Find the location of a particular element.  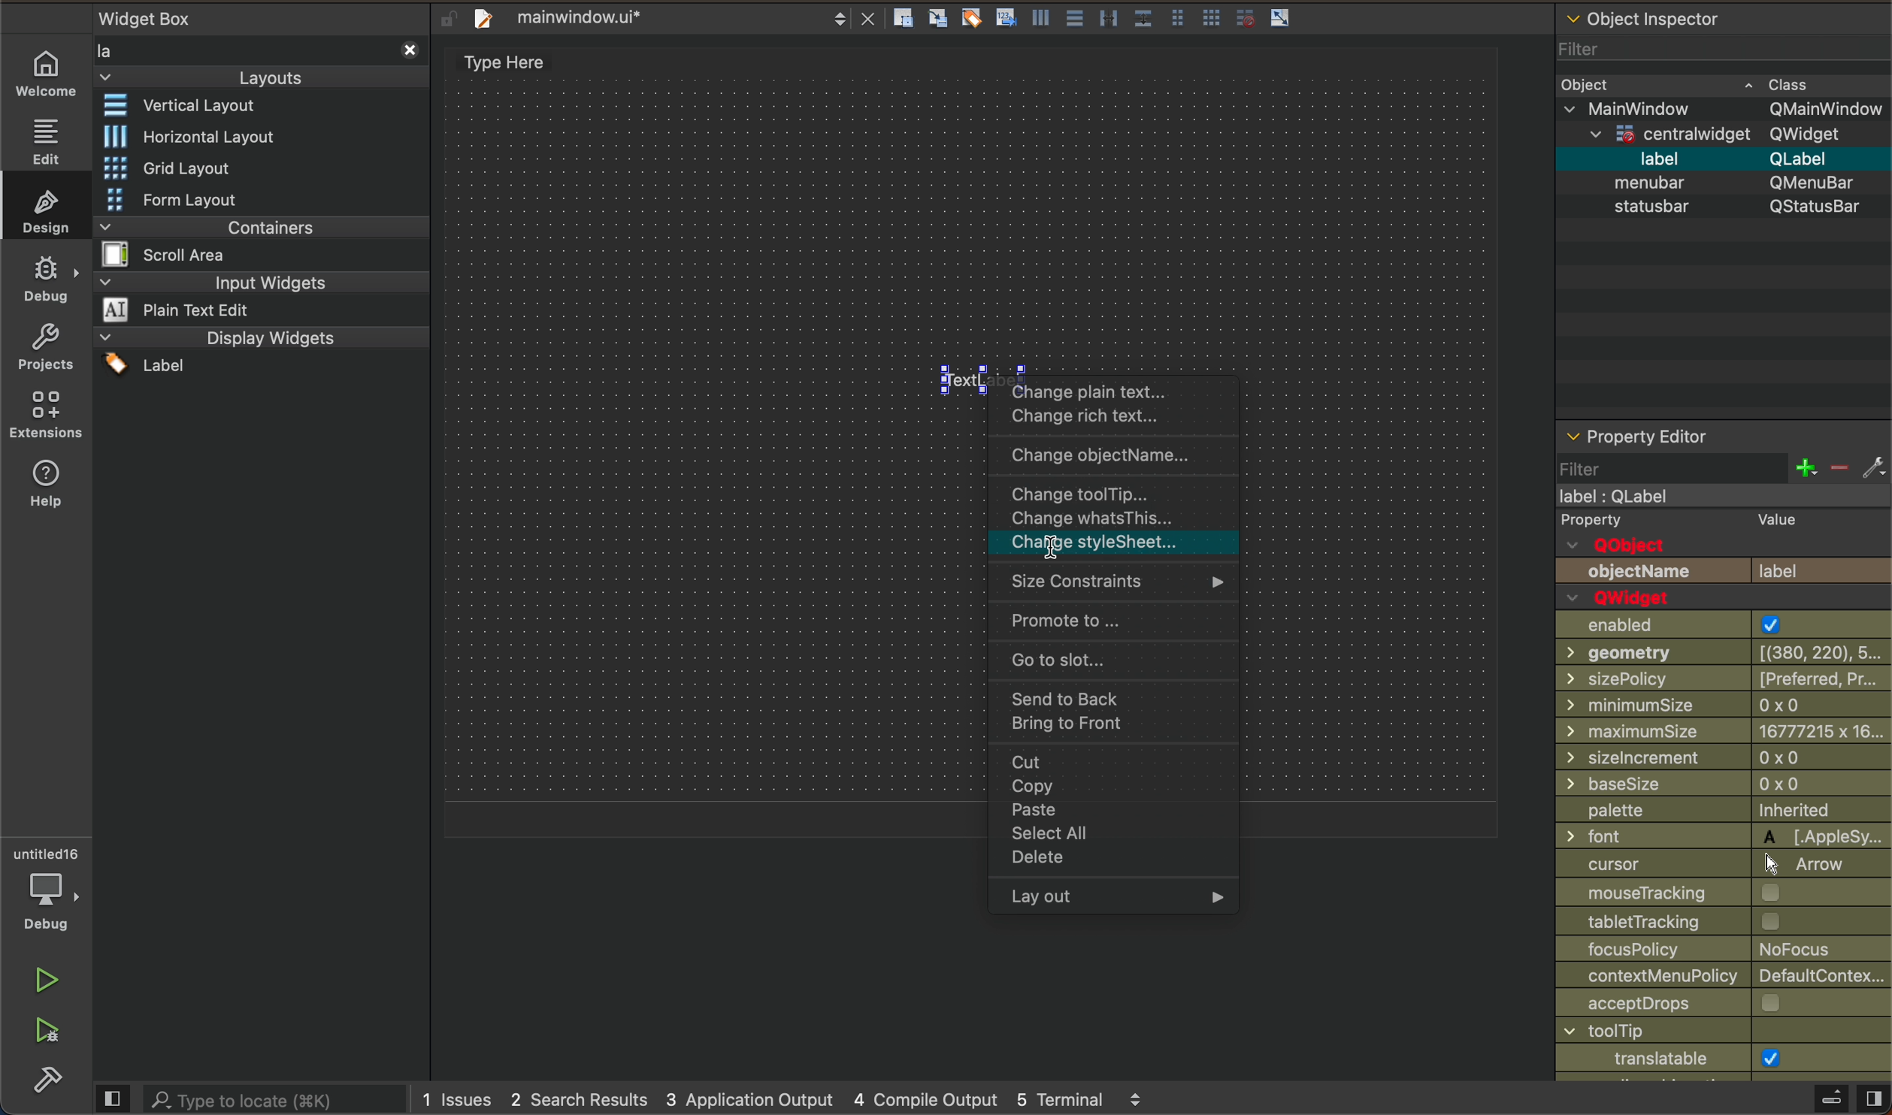

containers is located at coordinates (259, 225).